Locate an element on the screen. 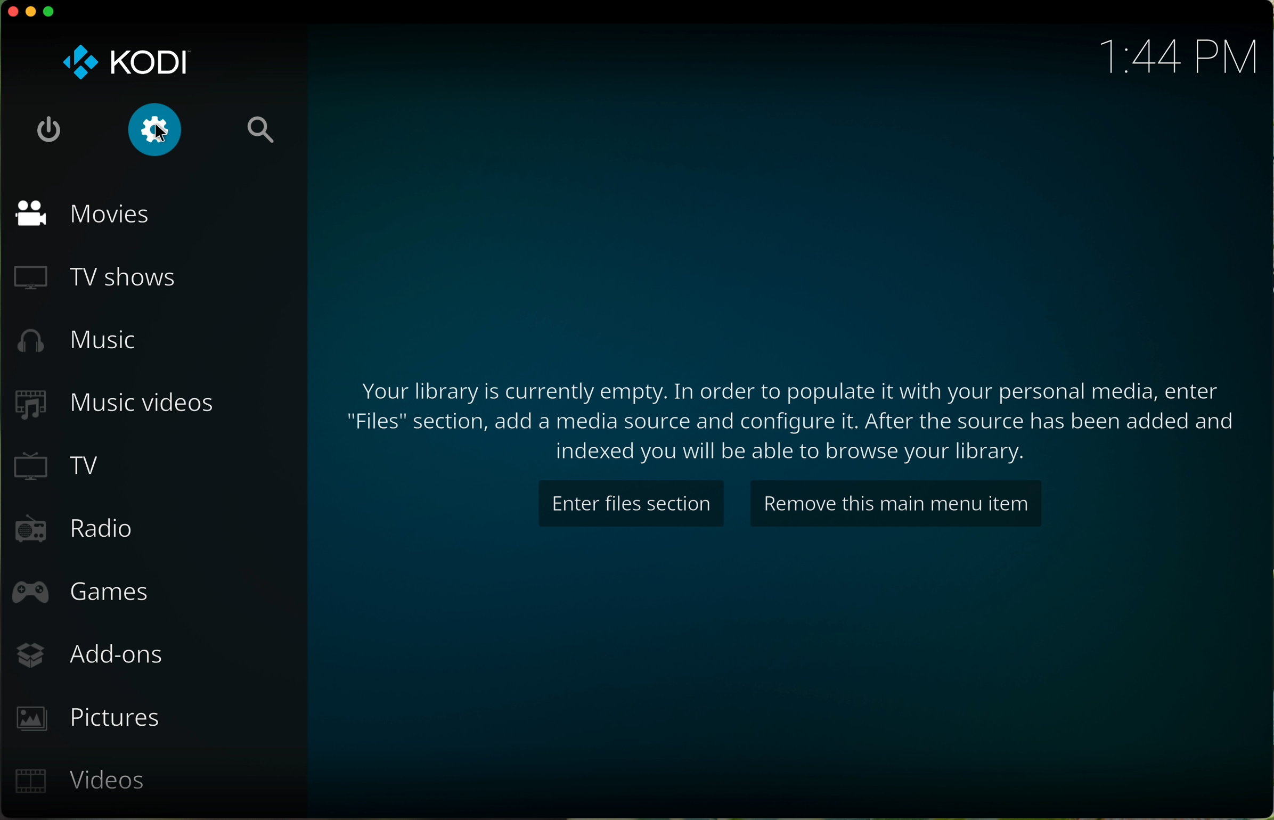  TV shows is located at coordinates (98, 277).